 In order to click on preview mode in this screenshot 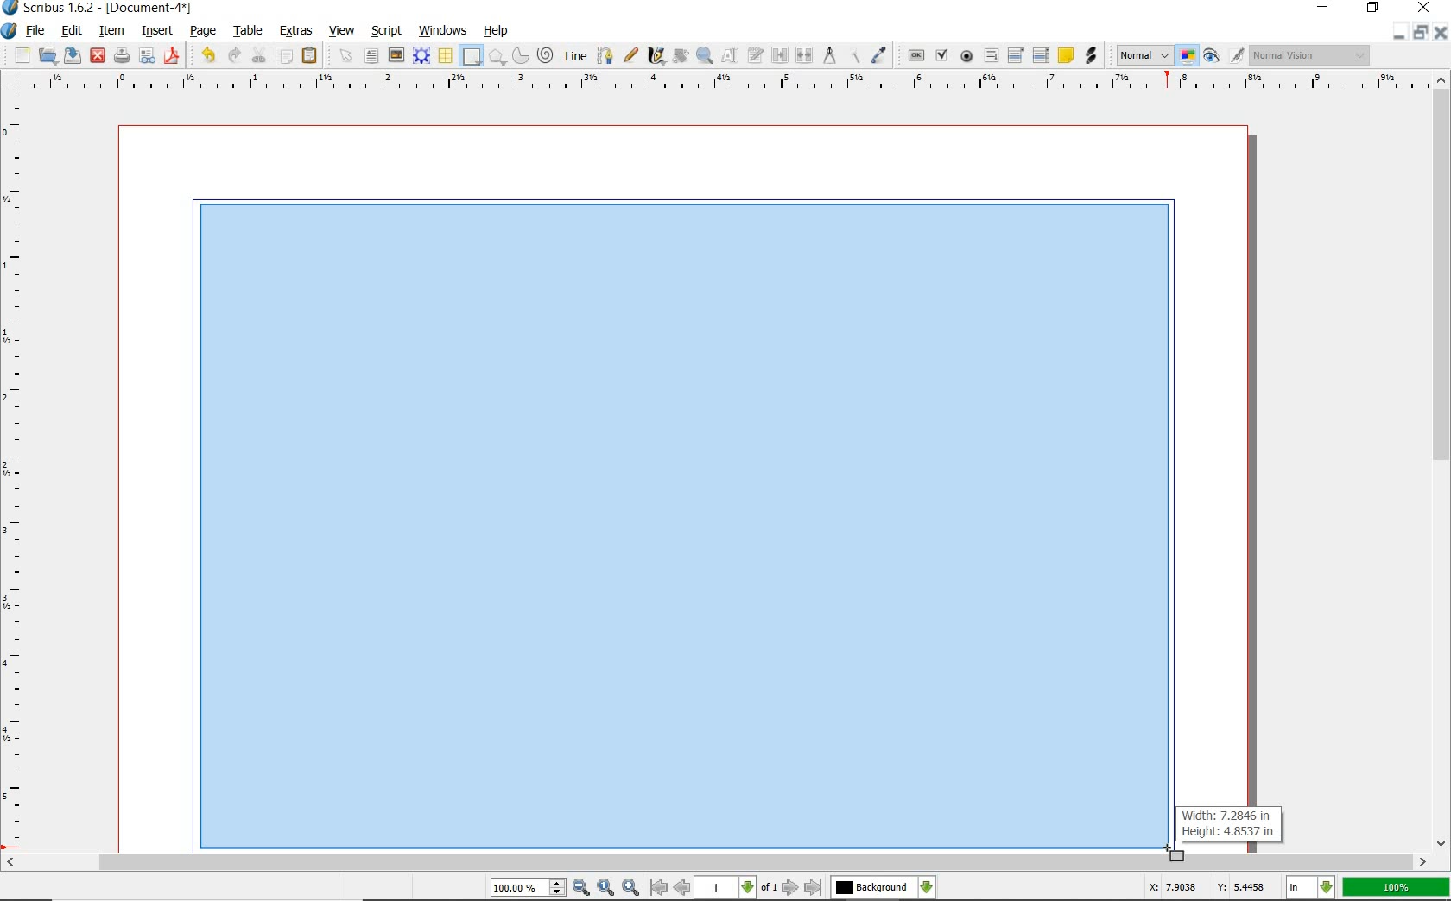, I will do `click(1224, 57)`.